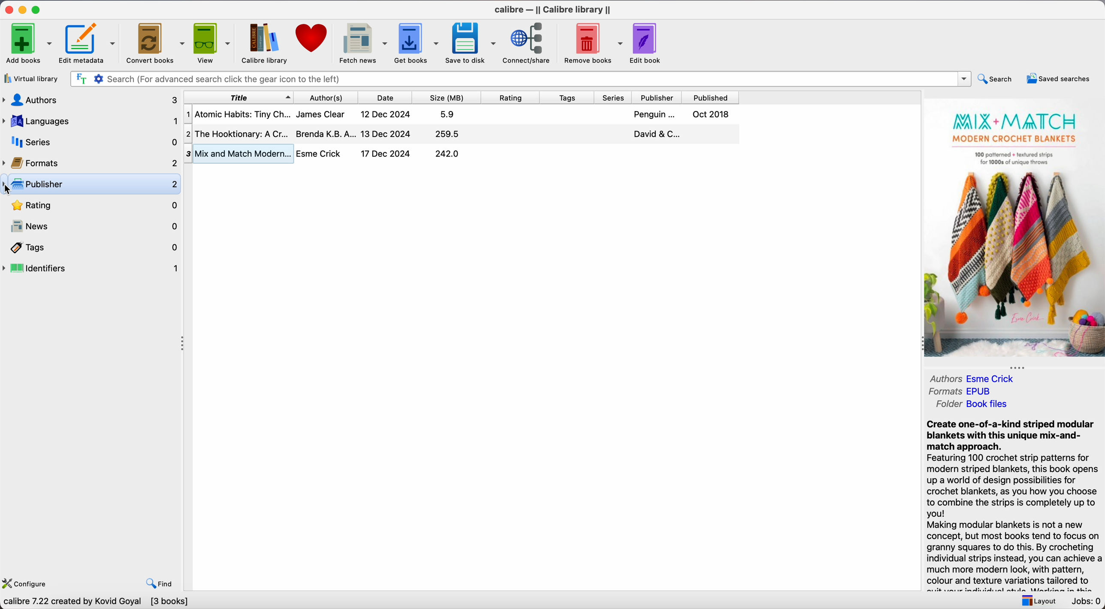 The image size is (1105, 609). What do you see at coordinates (90, 142) in the screenshot?
I see `series` at bounding box center [90, 142].